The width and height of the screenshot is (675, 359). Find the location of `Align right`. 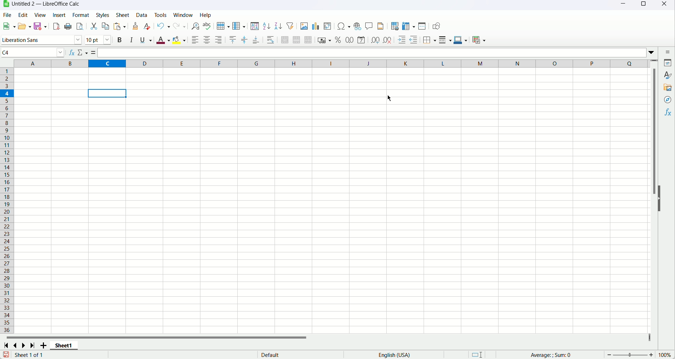

Align right is located at coordinates (218, 40).